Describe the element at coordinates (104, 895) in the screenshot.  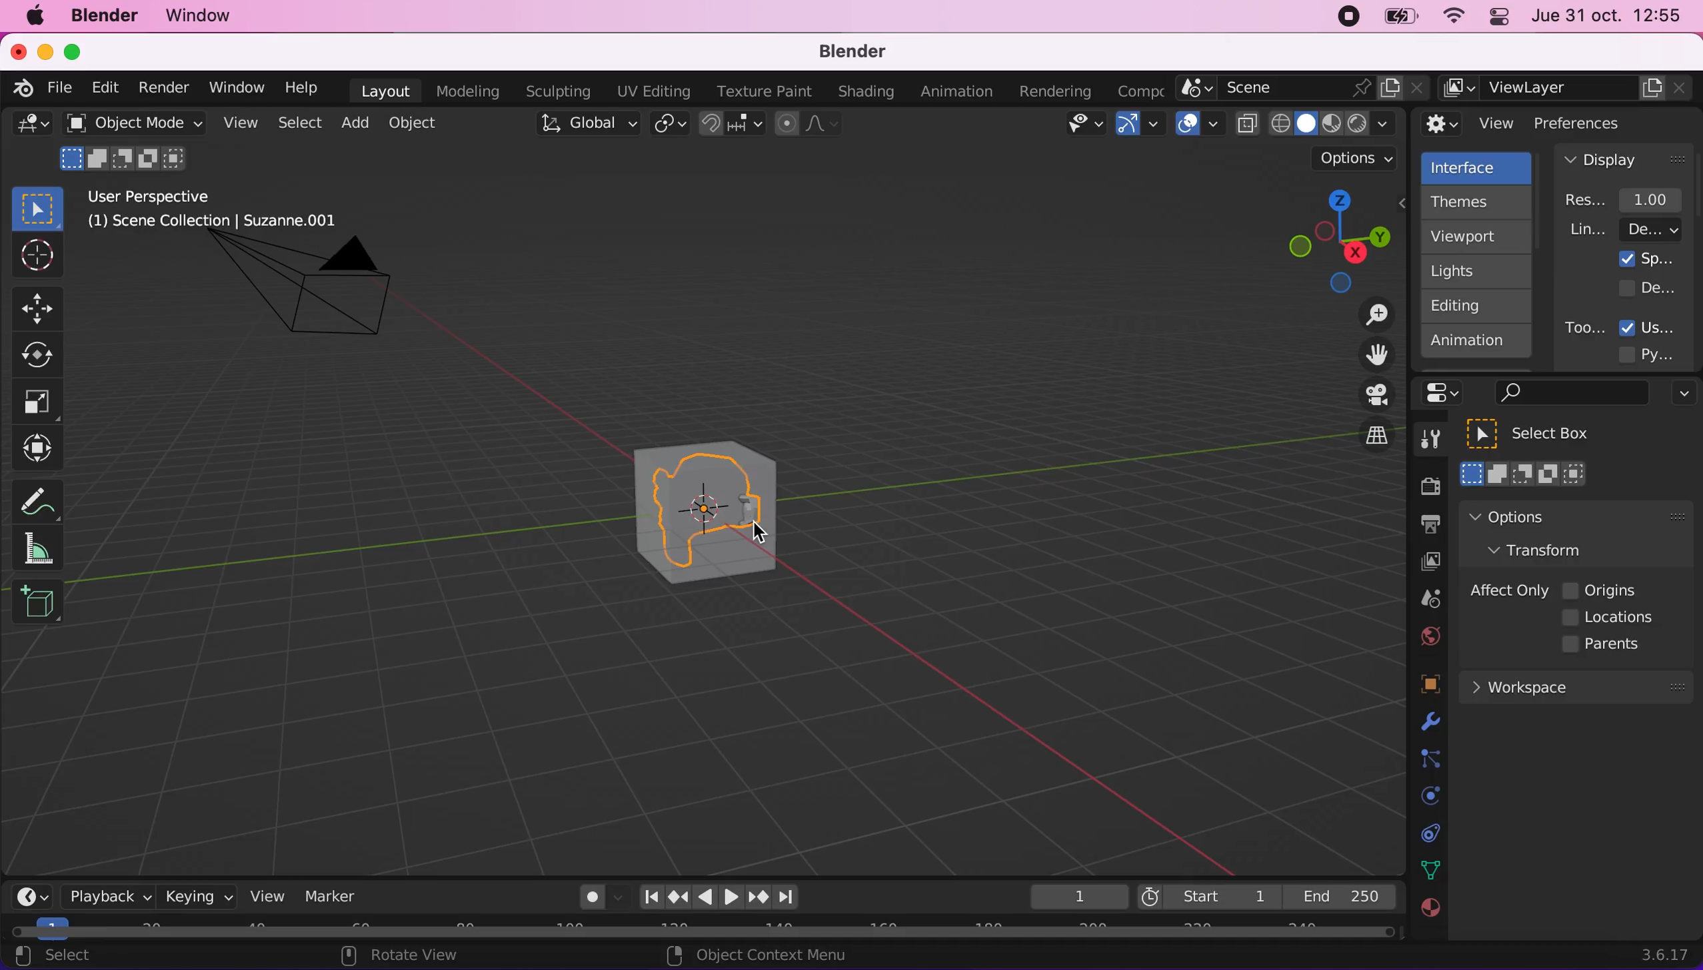
I see `playback` at that location.